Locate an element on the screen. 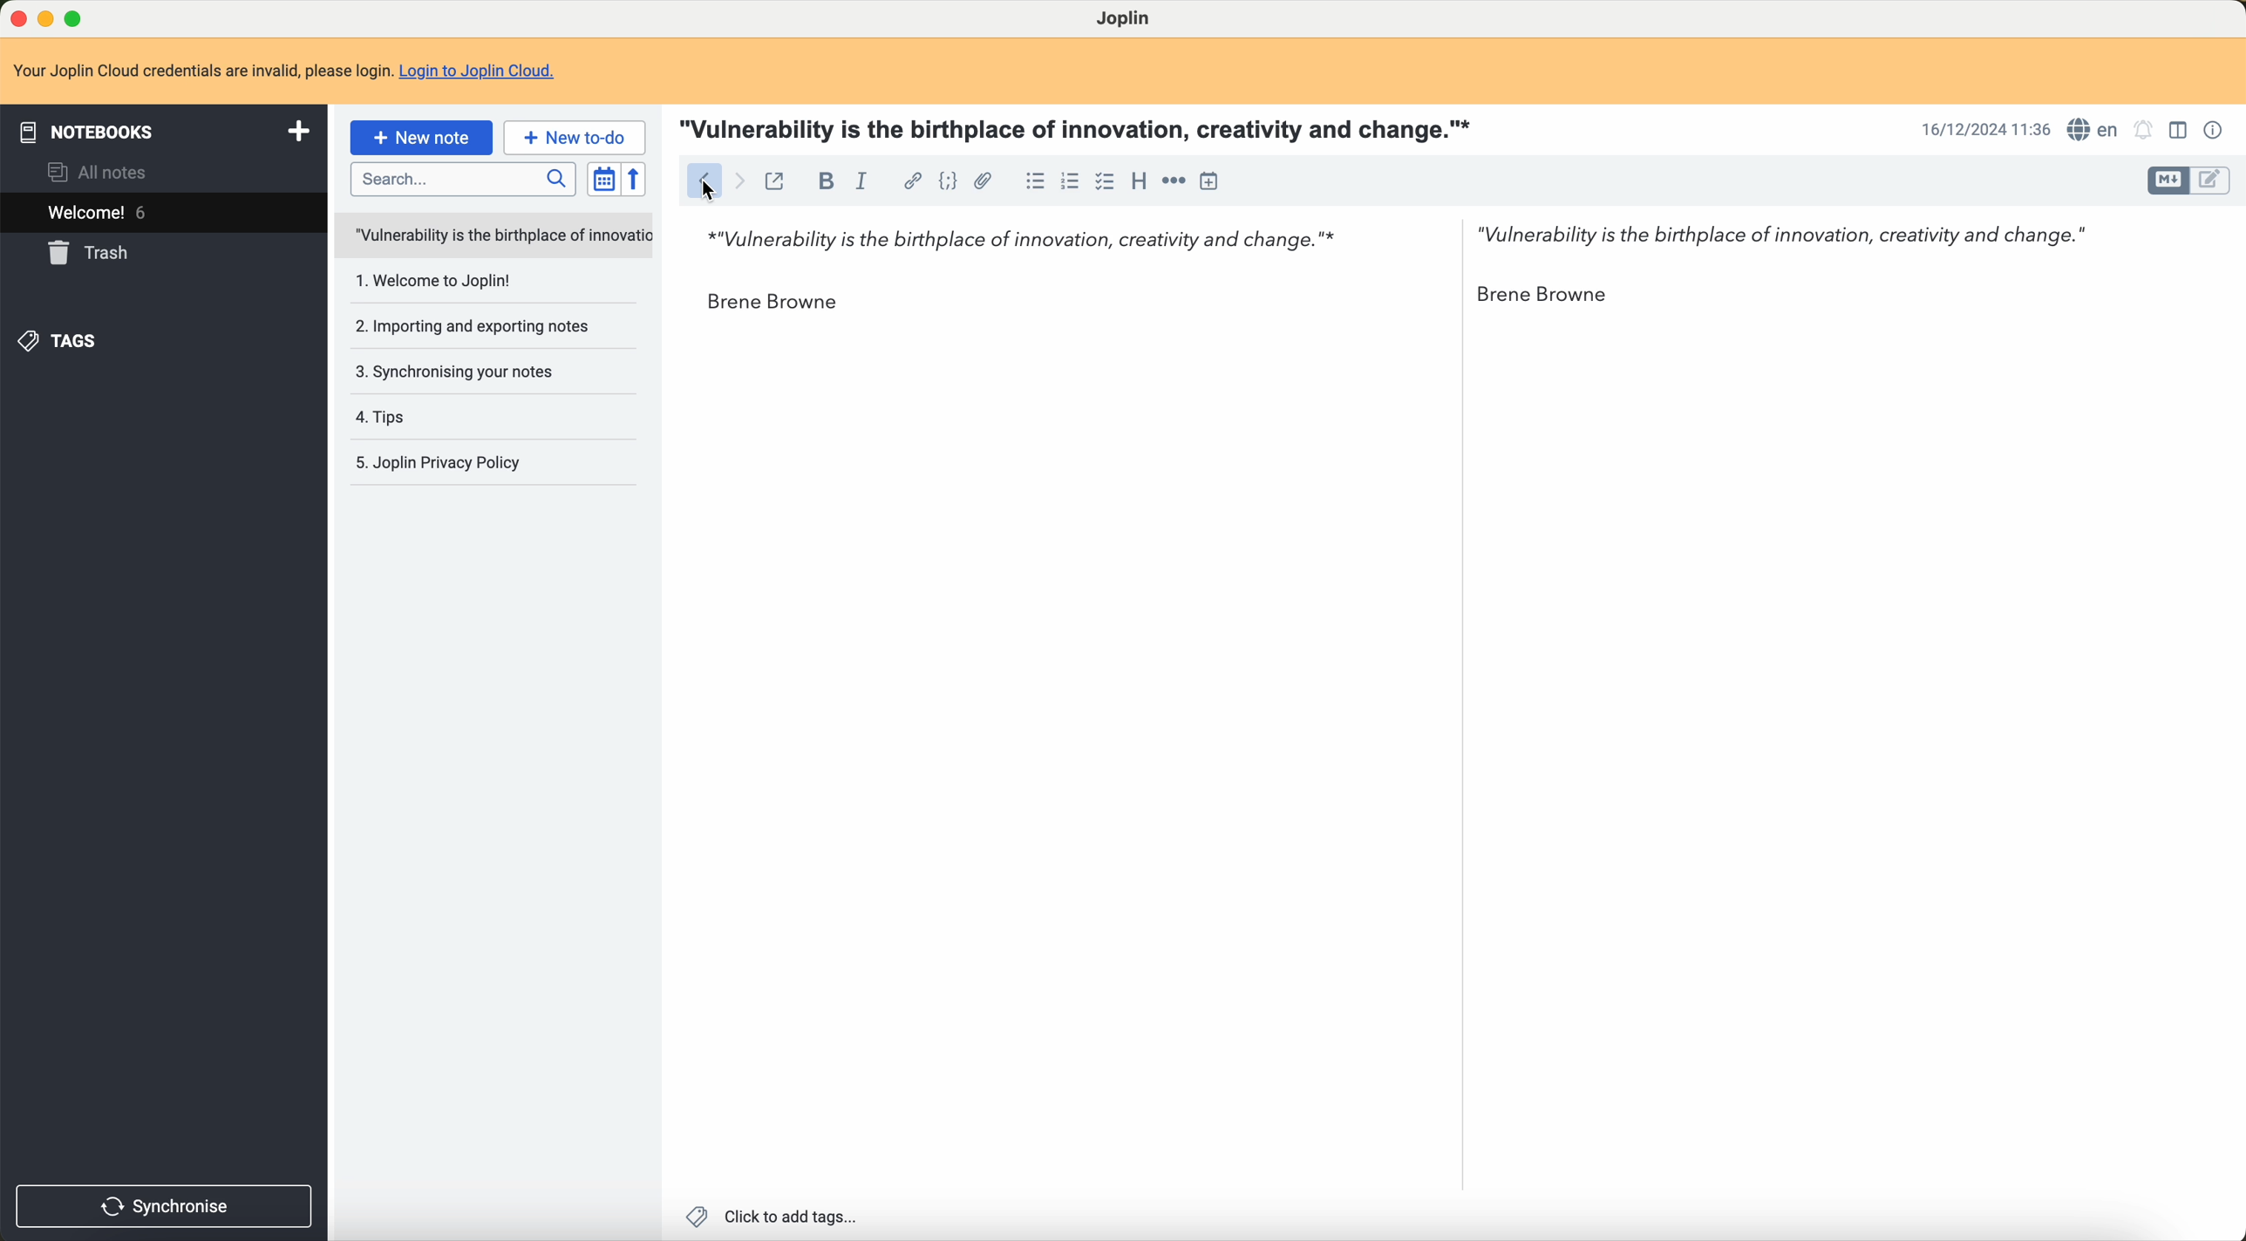 Image resolution: width=2246 pixels, height=1241 pixels. insert time is located at coordinates (1210, 182).